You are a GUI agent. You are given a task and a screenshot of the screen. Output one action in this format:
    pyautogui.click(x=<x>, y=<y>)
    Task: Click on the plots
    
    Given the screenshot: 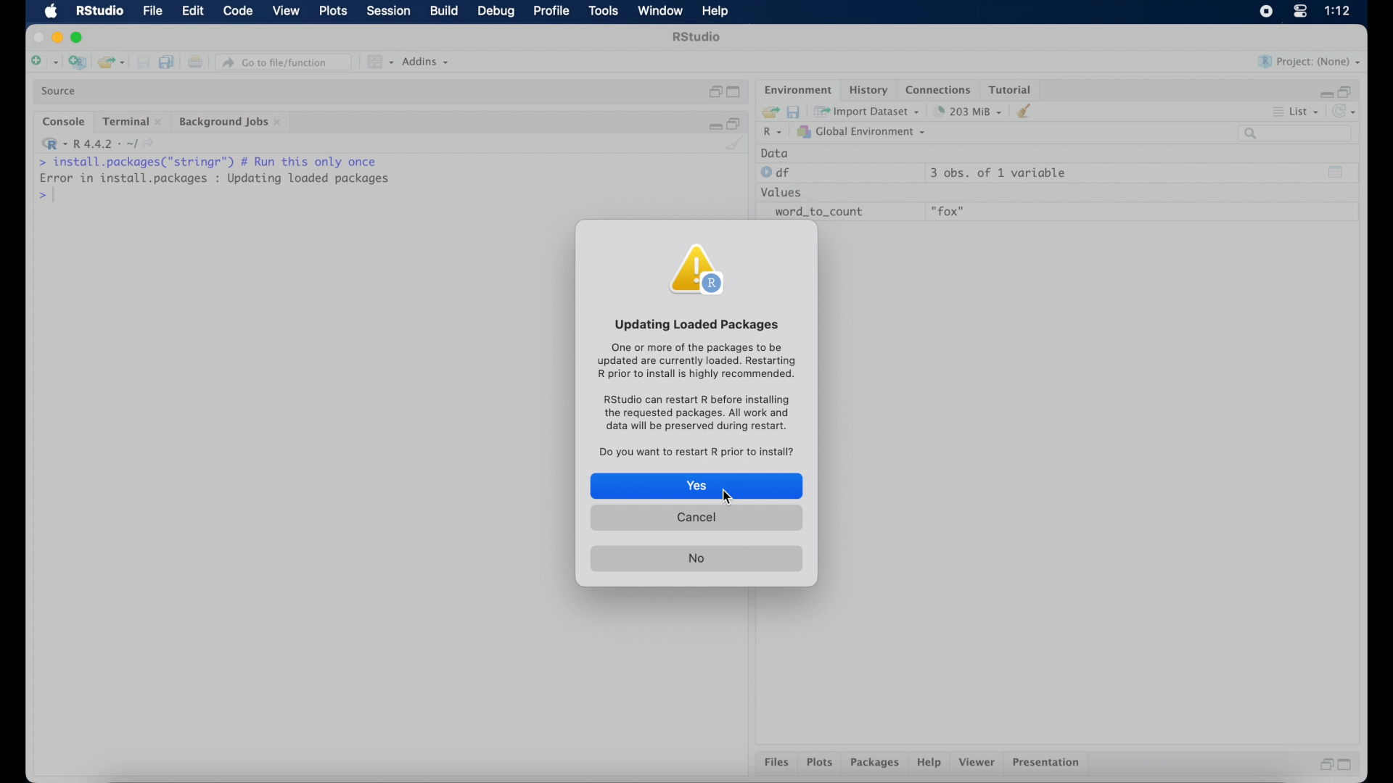 What is the action you would take?
    pyautogui.click(x=334, y=12)
    